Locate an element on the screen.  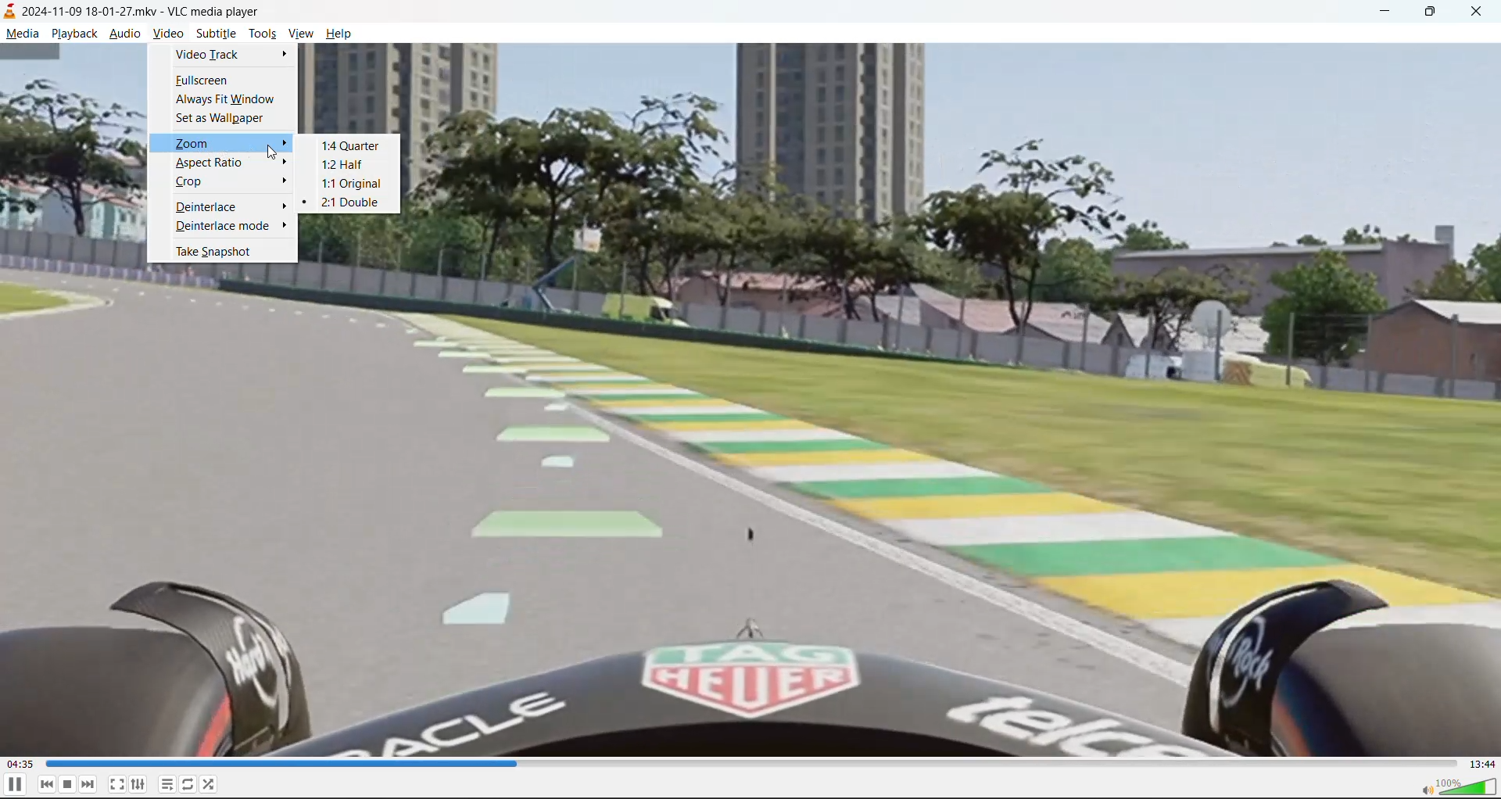
audio is located at coordinates (125, 33).